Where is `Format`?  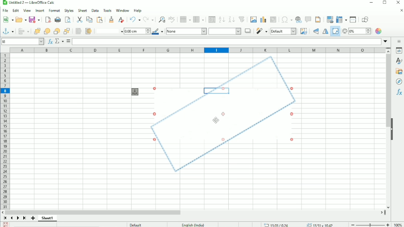 Format is located at coordinates (54, 10).